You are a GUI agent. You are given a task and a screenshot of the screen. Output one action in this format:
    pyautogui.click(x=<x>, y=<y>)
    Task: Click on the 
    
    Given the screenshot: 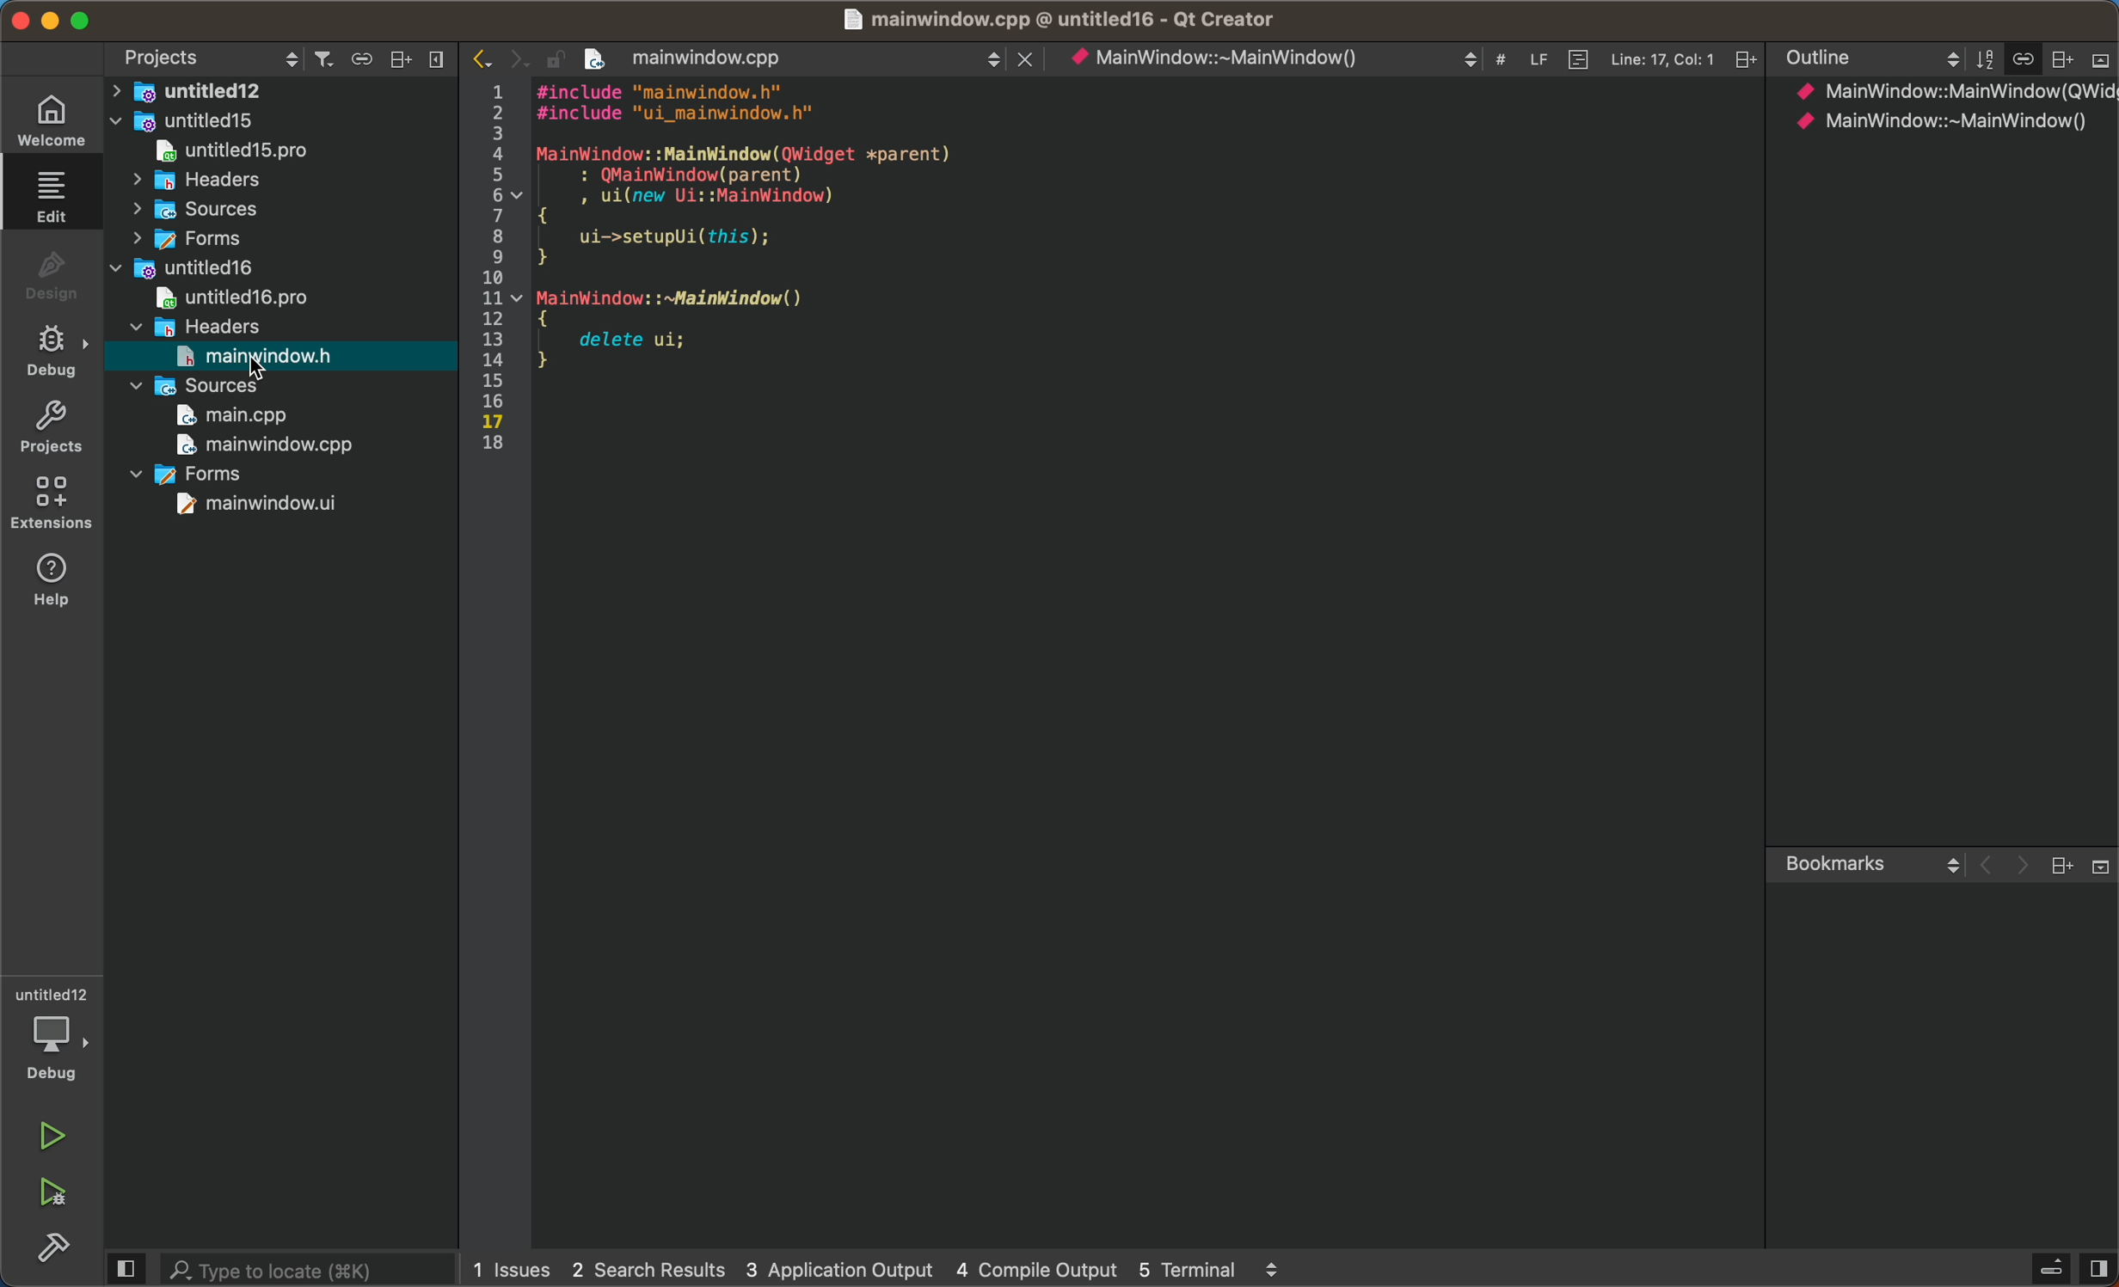 What is the action you would take?
    pyautogui.click(x=875, y=1269)
    